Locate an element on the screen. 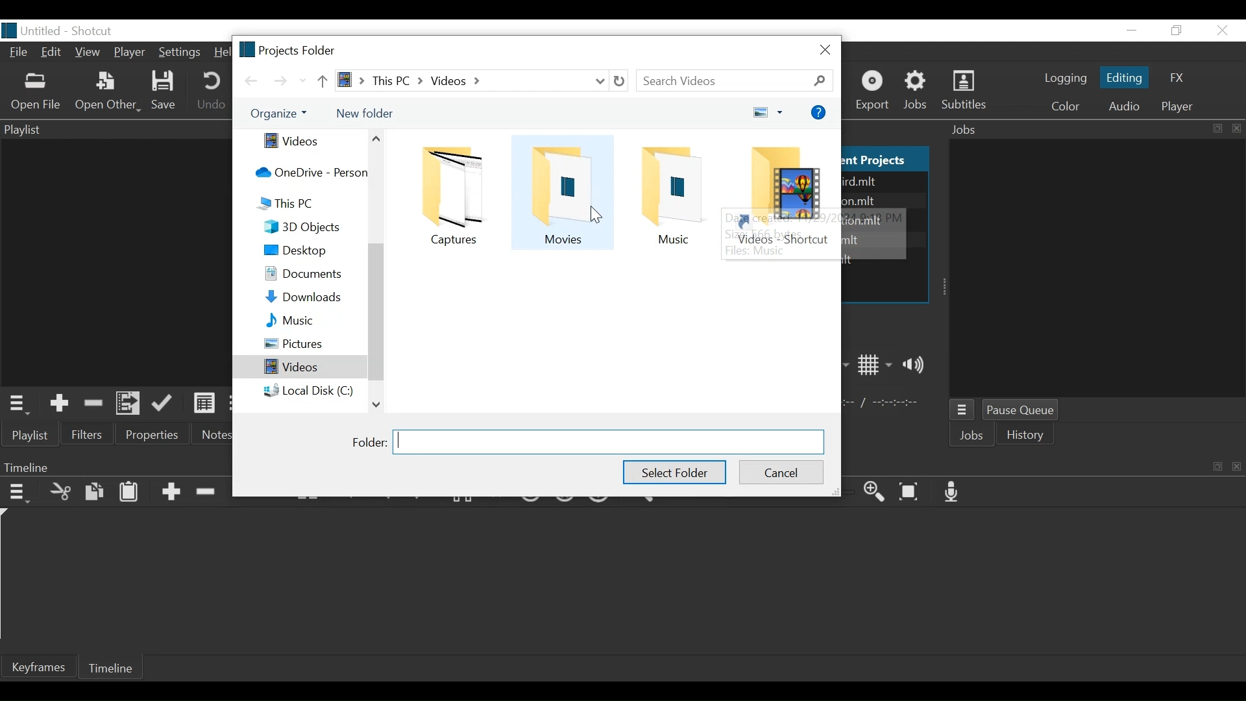  Videos is located at coordinates (306, 141).